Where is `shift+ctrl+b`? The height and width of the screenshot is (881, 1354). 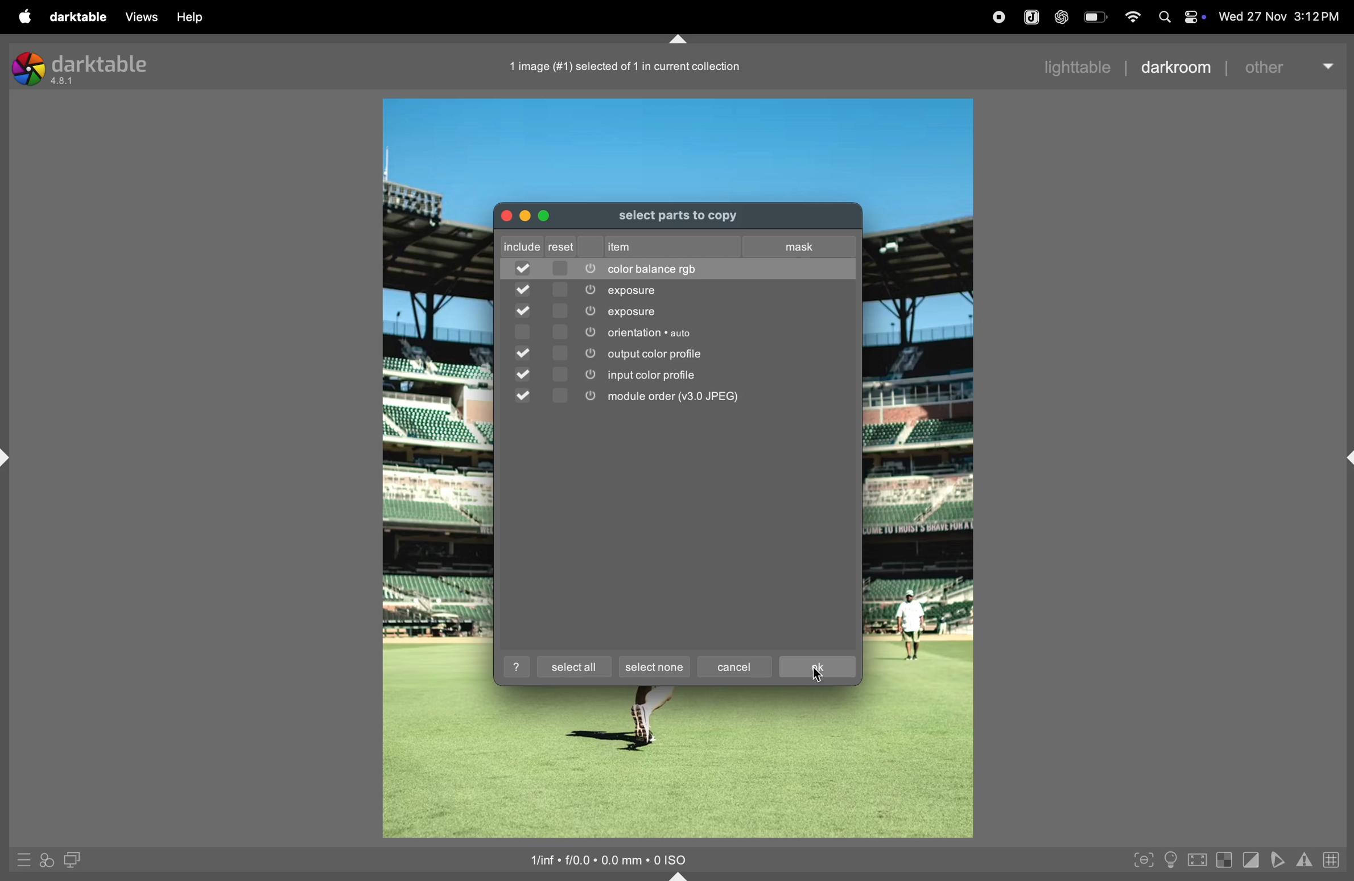 shift+ctrl+b is located at coordinates (683, 875).